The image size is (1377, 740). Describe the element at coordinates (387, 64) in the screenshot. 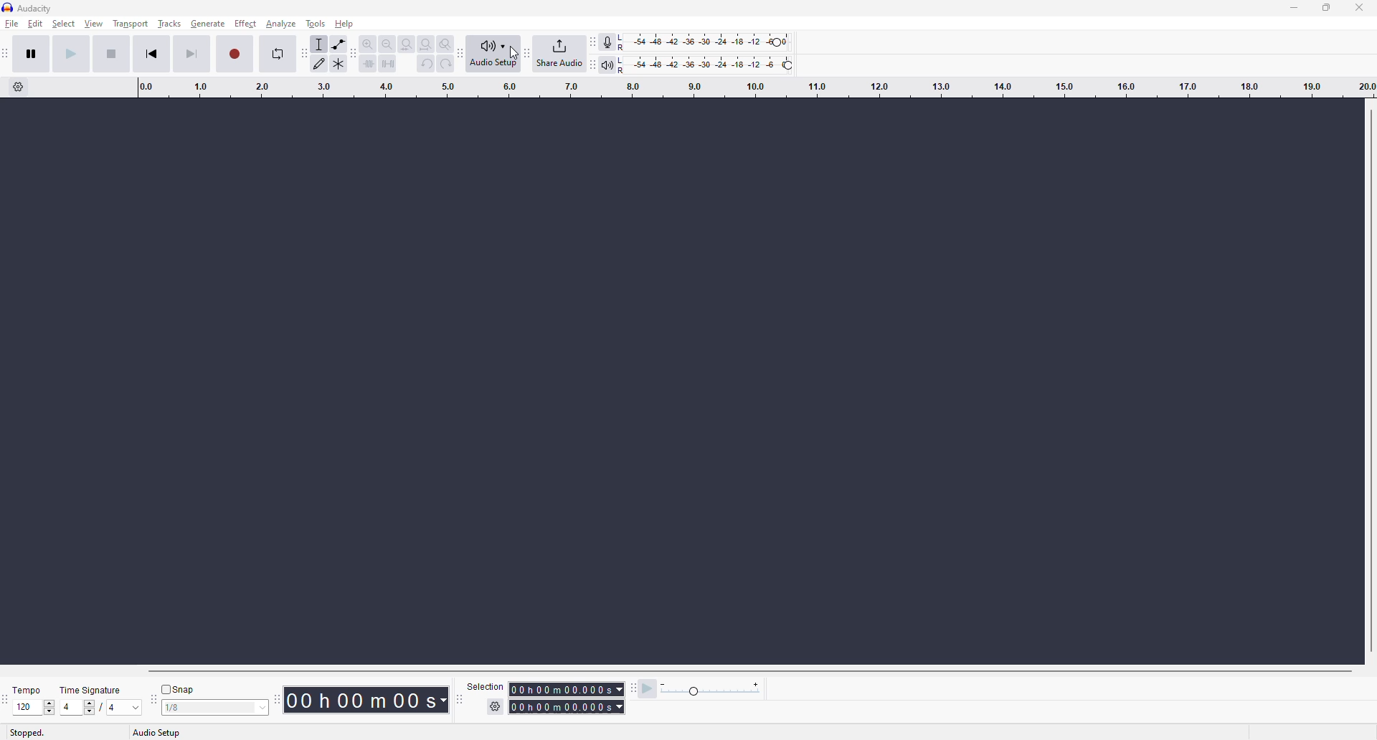

I see `silence audio selection` at that location.